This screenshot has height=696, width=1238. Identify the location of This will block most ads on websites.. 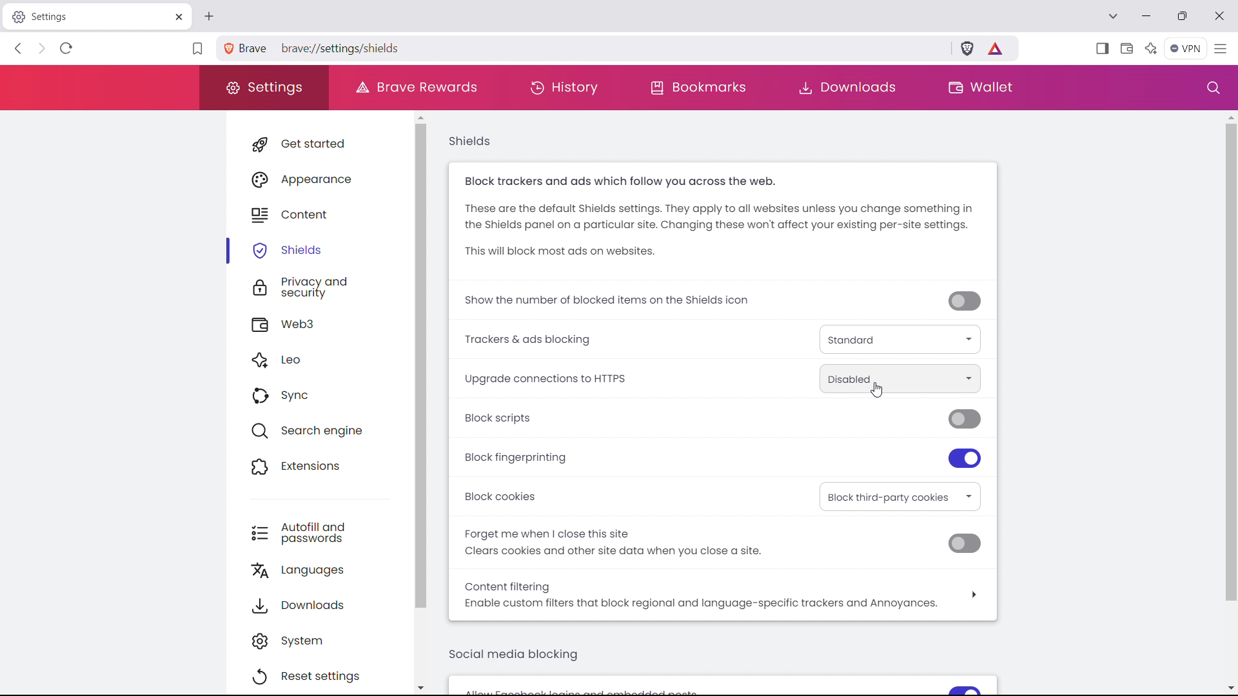
(558, 252).